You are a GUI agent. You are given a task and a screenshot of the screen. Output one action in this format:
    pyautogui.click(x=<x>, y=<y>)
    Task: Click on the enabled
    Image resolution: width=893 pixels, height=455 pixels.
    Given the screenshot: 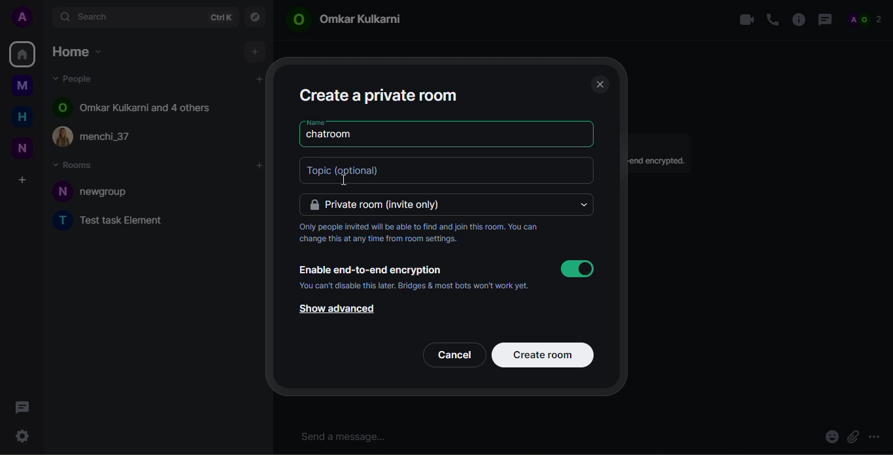 What is the action you would take?
    pyautogui.click(x=577, y=269)
    